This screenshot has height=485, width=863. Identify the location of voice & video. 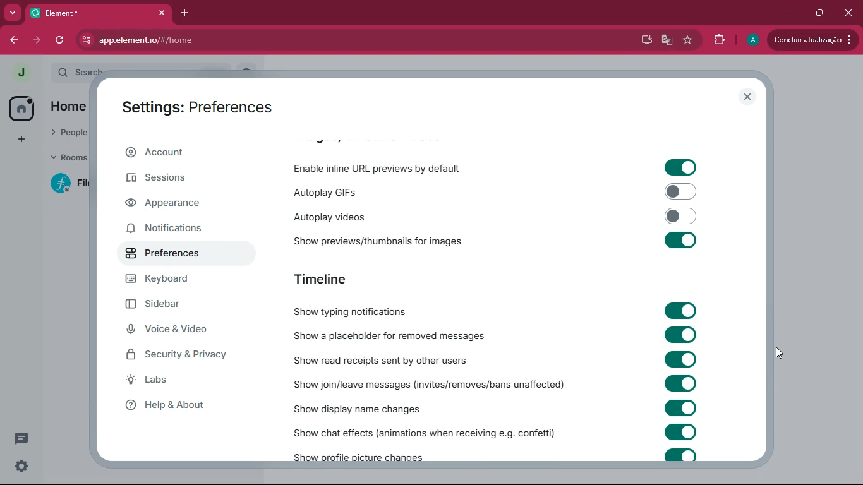
(171, 331).